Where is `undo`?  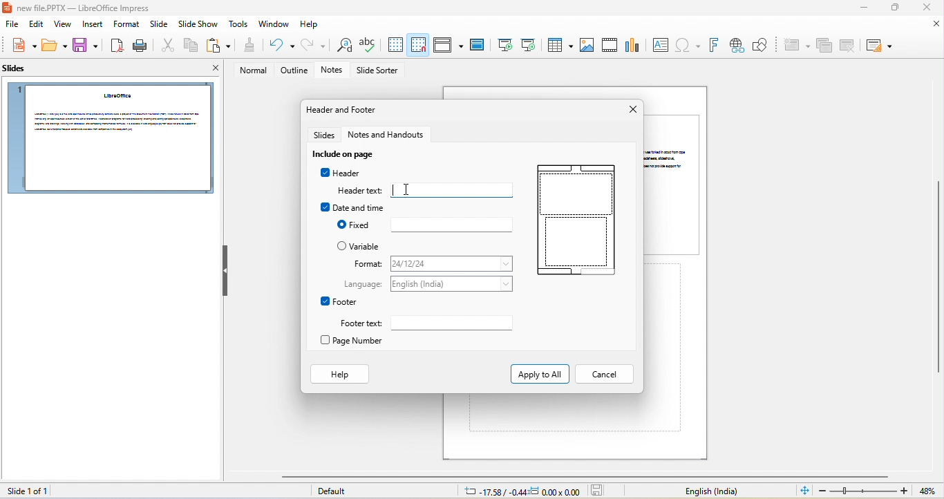 undo is located at coordinates (279, 46).